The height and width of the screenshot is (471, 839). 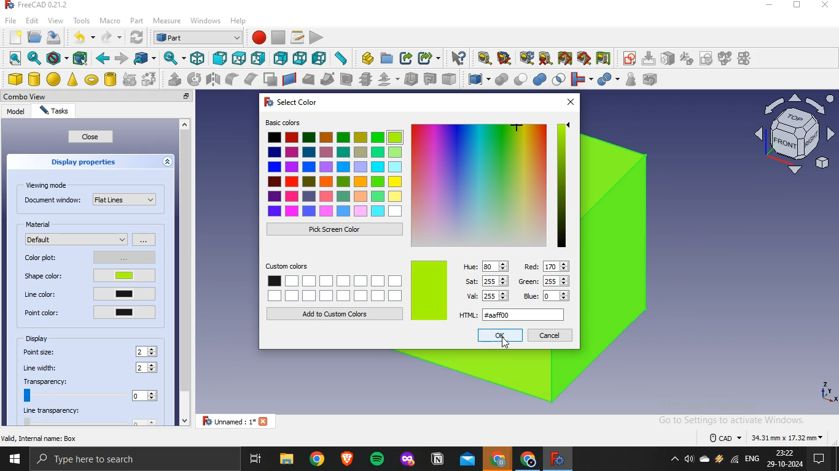 I want to click on make face from wires, so click(x=270, y=79).